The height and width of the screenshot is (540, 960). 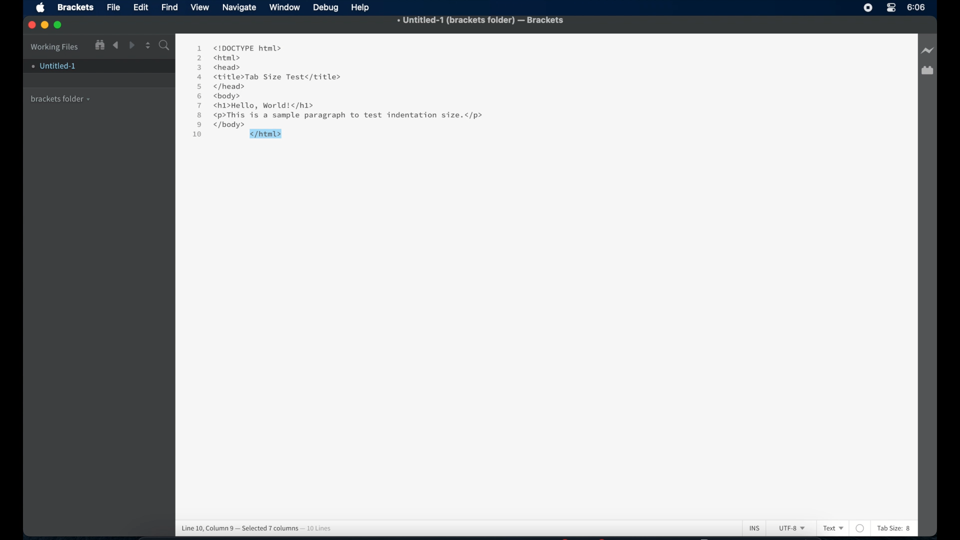 What do you see at coordinates (46, 25) in the screenshot?
I see `Minimize` at bounding box center [46, 25].